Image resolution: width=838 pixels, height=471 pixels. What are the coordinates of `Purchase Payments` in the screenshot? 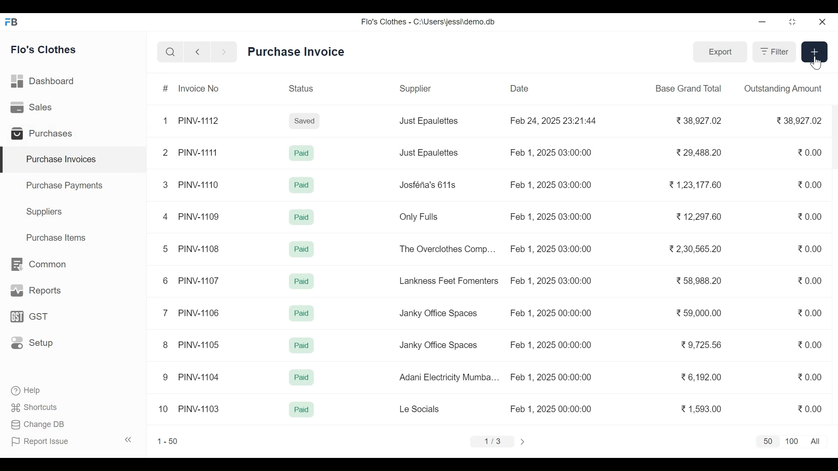 It's located at (64, 185).